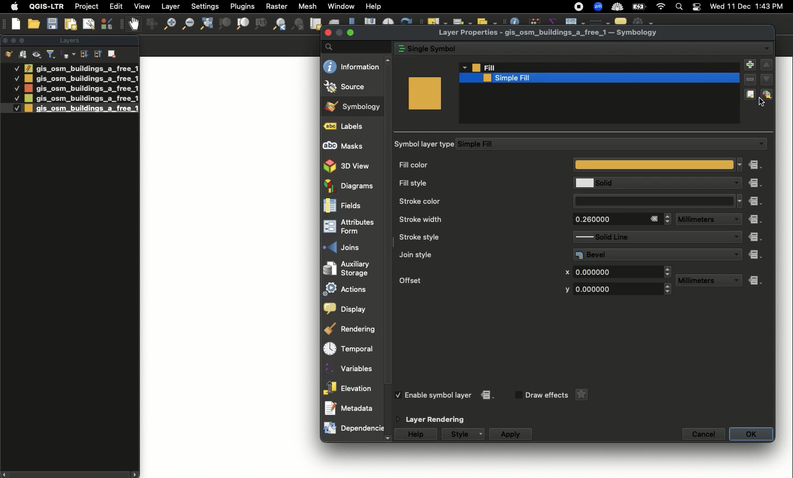 This screenshot has width=793, height=478. Describe the element at coordinates (134, 24) in the screenshot. I see `Grab` at that location.